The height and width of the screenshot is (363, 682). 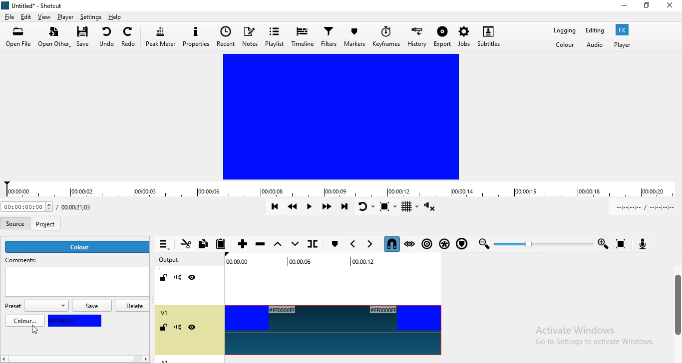 What do you see at coordinates (672, 6) in the screenshot?
I see `close` at bounding box center [672, 6].